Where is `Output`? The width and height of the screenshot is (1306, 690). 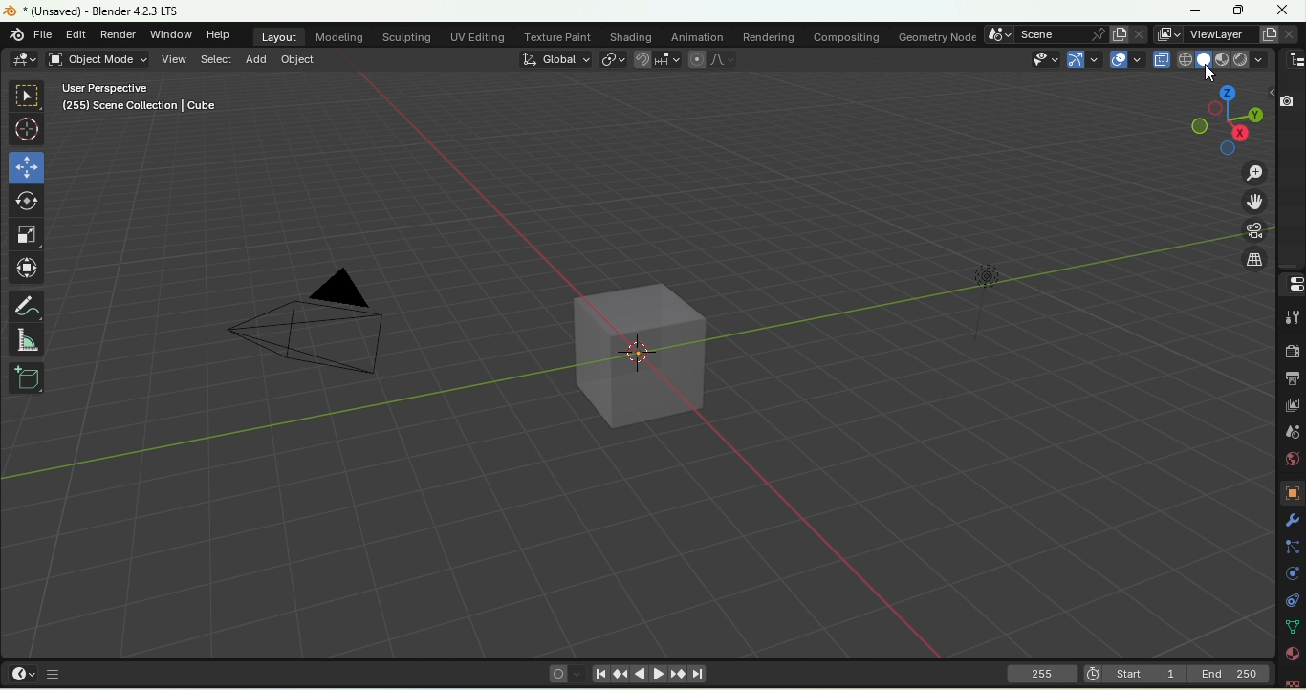 Output is located at coordinates (1291, 377).